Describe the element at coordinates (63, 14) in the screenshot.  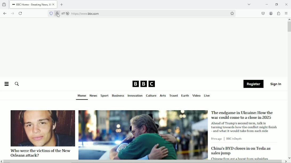
I see `settings` at that location.